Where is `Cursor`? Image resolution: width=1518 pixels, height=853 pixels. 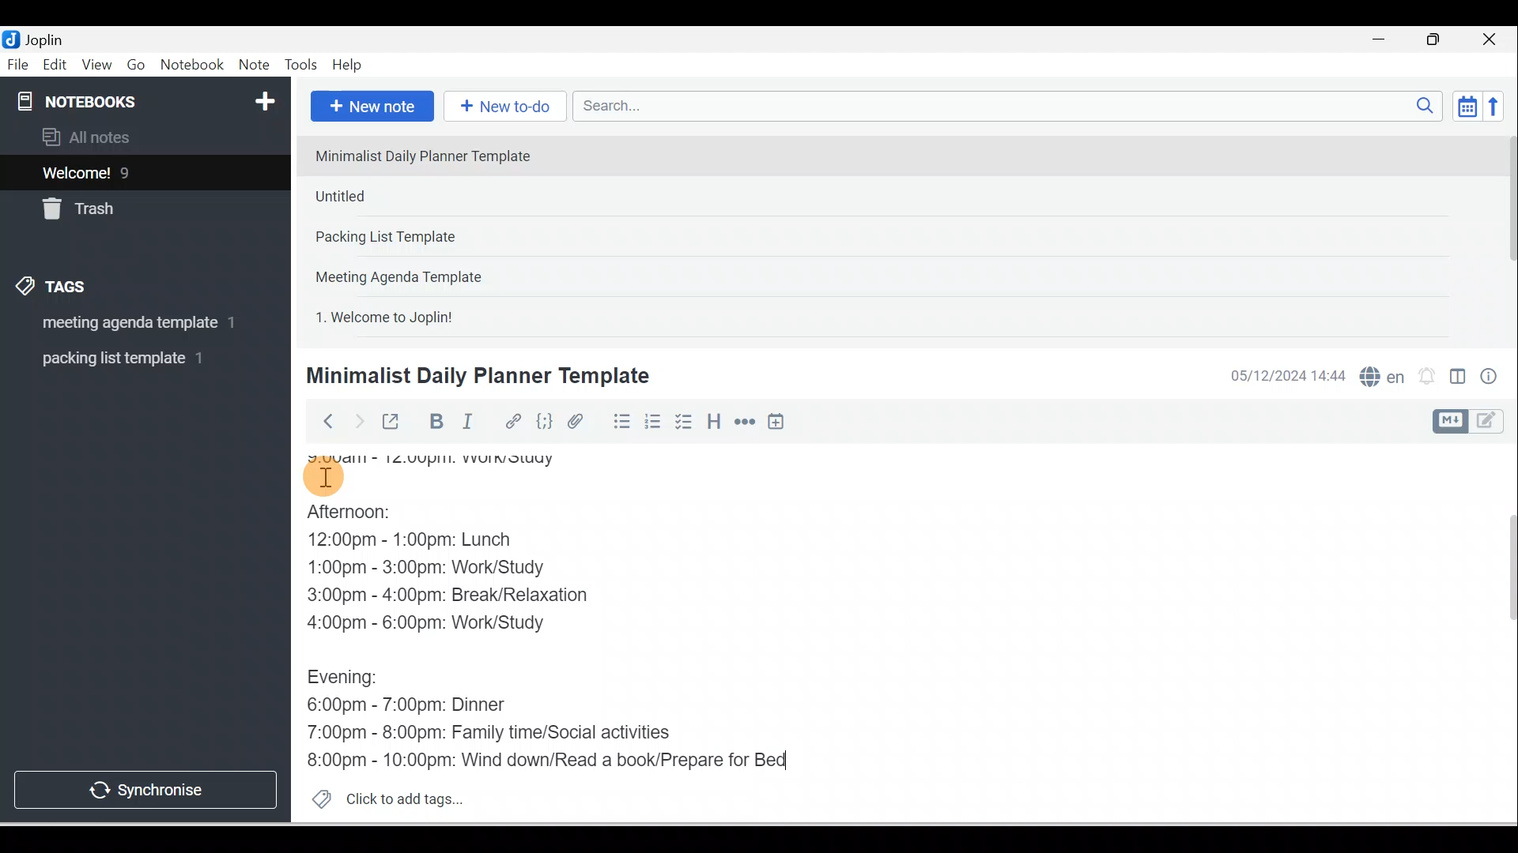 Cursor is located at coordinates (324, 474).